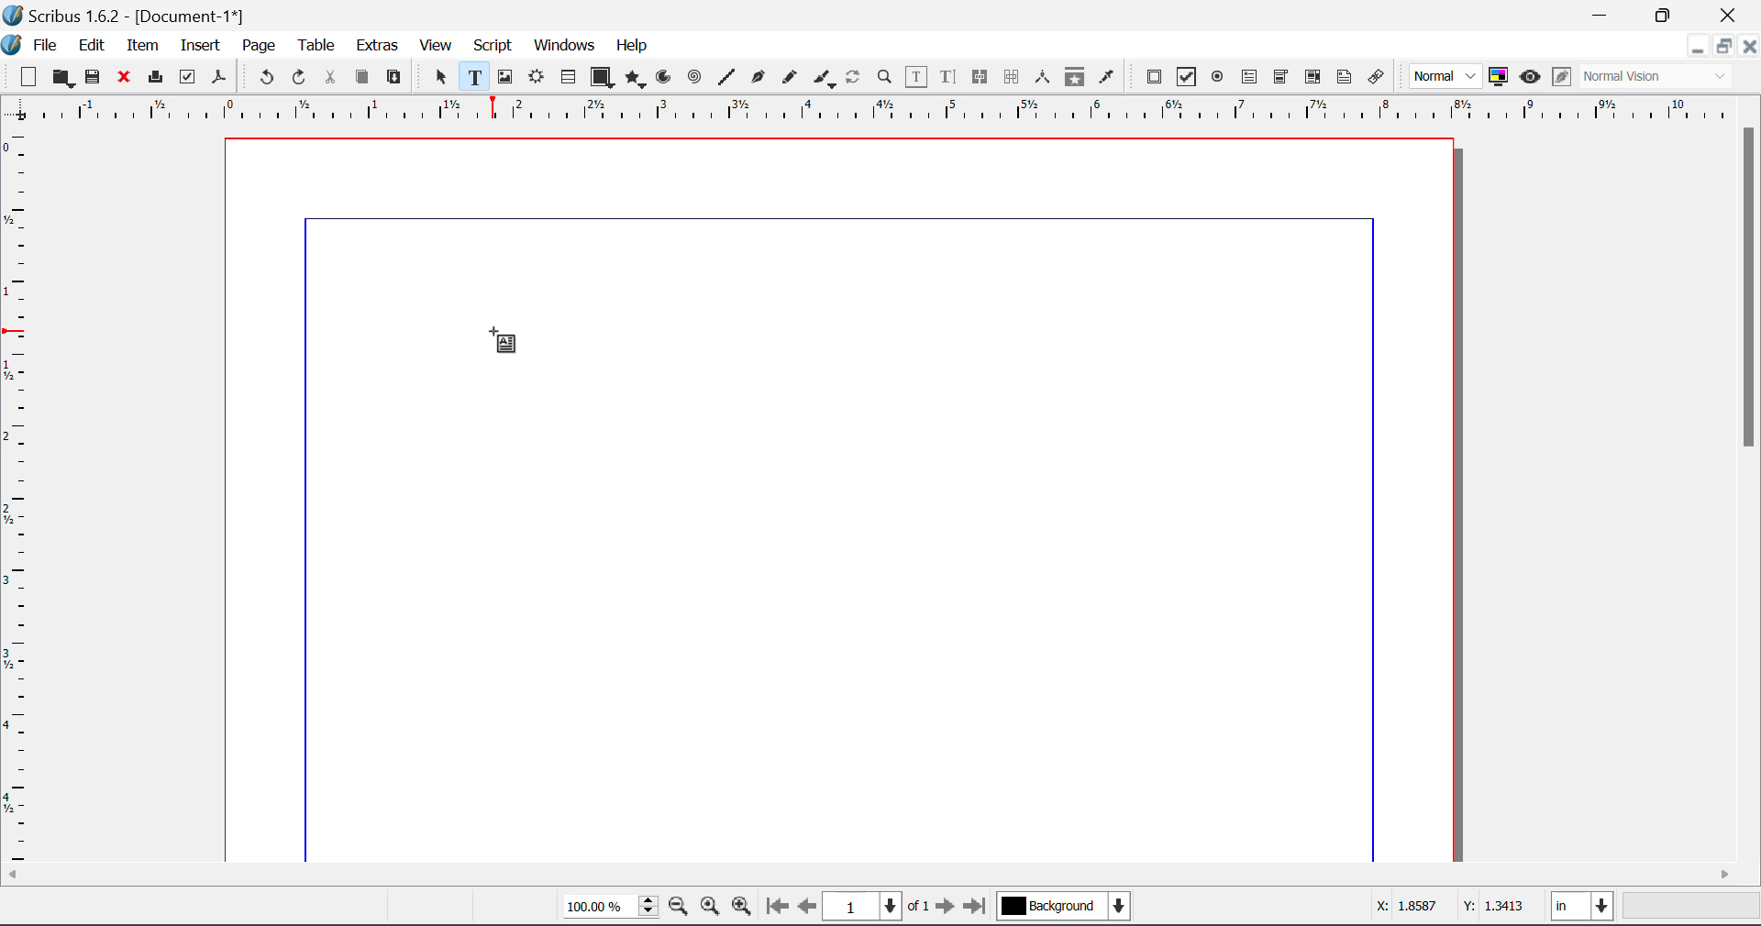  Describe the element at coordinates (568, 77) in the screenshot. I see `Tables` at that location.